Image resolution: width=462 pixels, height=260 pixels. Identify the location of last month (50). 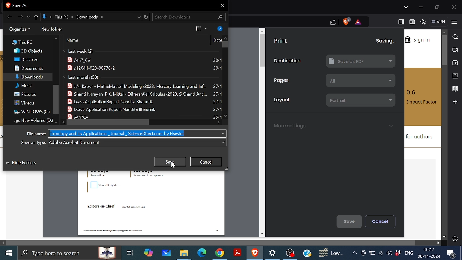
(84, 78).